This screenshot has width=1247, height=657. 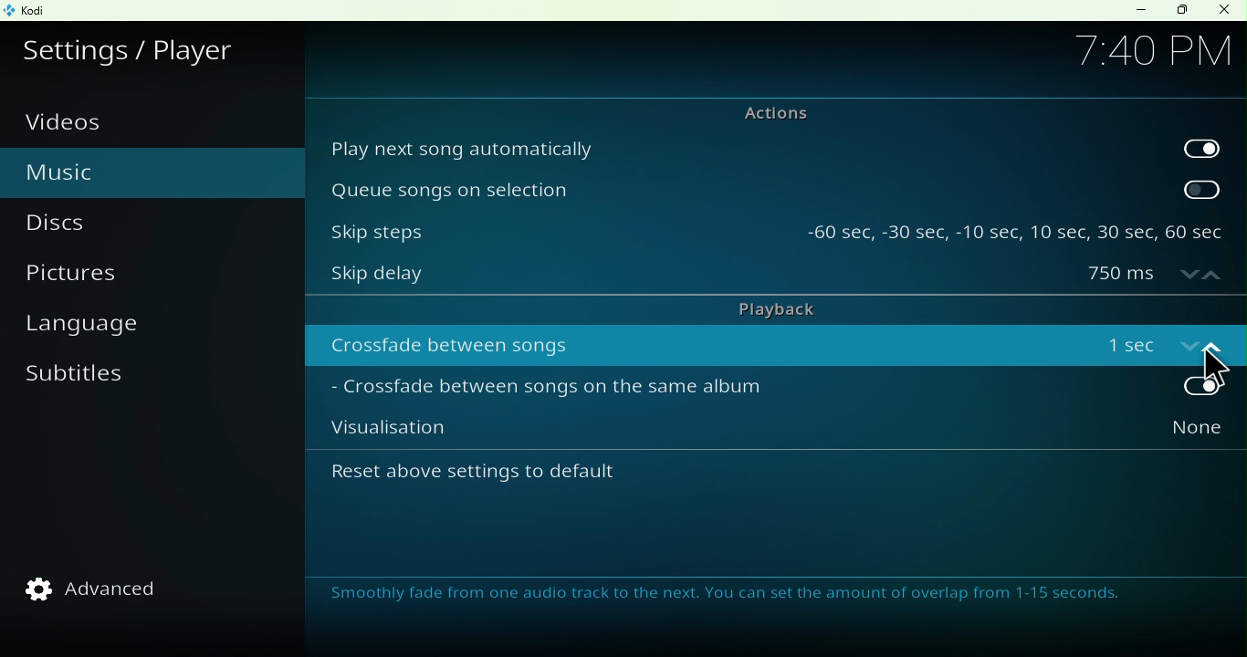 What do you see at coordinates (695, 391) in the screenshot?
I see `Crossfade between songs on the same album` at bounding box center [695, 391].